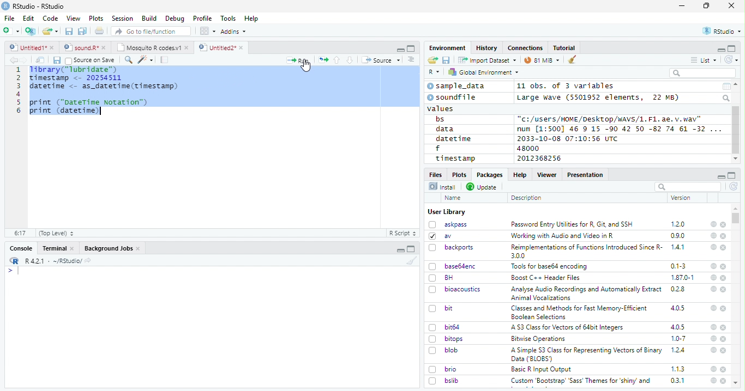  What do you see at coordinates (724, 339) in the screenshot?
I see `close` at bounding box center [724, 339].